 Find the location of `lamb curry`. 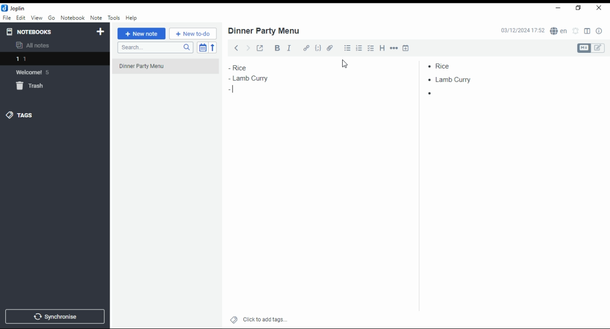

lamb curry is located at coordinates (248, 78).